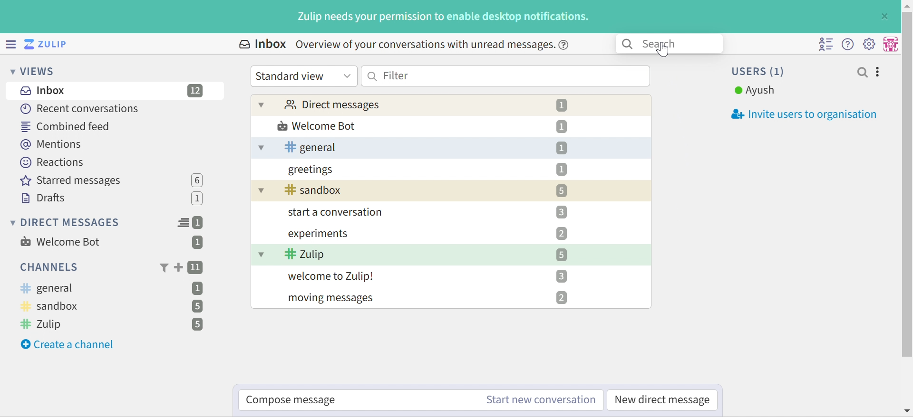  I want to click on 5, so click(562, 255).